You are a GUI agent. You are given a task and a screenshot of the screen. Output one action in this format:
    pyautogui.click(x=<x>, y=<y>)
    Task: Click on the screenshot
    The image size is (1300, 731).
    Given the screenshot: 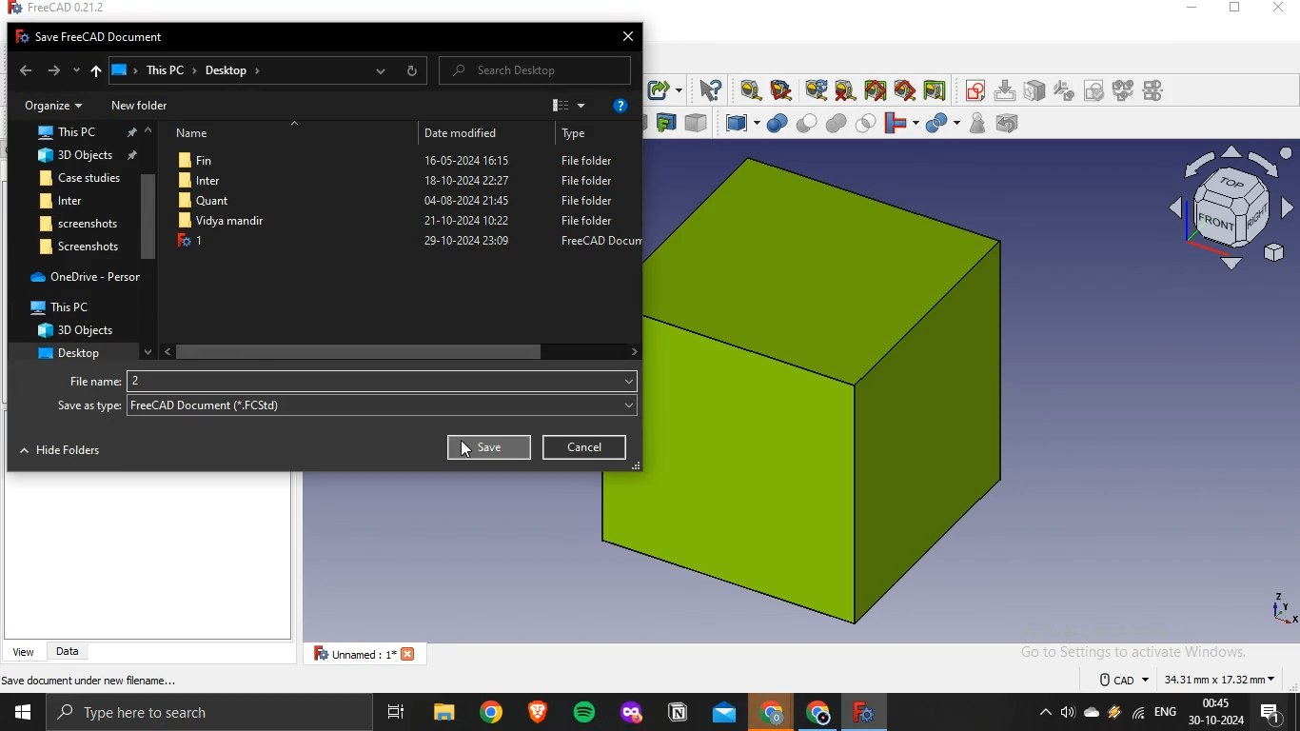 What is the action you would take?
    pyautogui.click(x=72, y=247)
    